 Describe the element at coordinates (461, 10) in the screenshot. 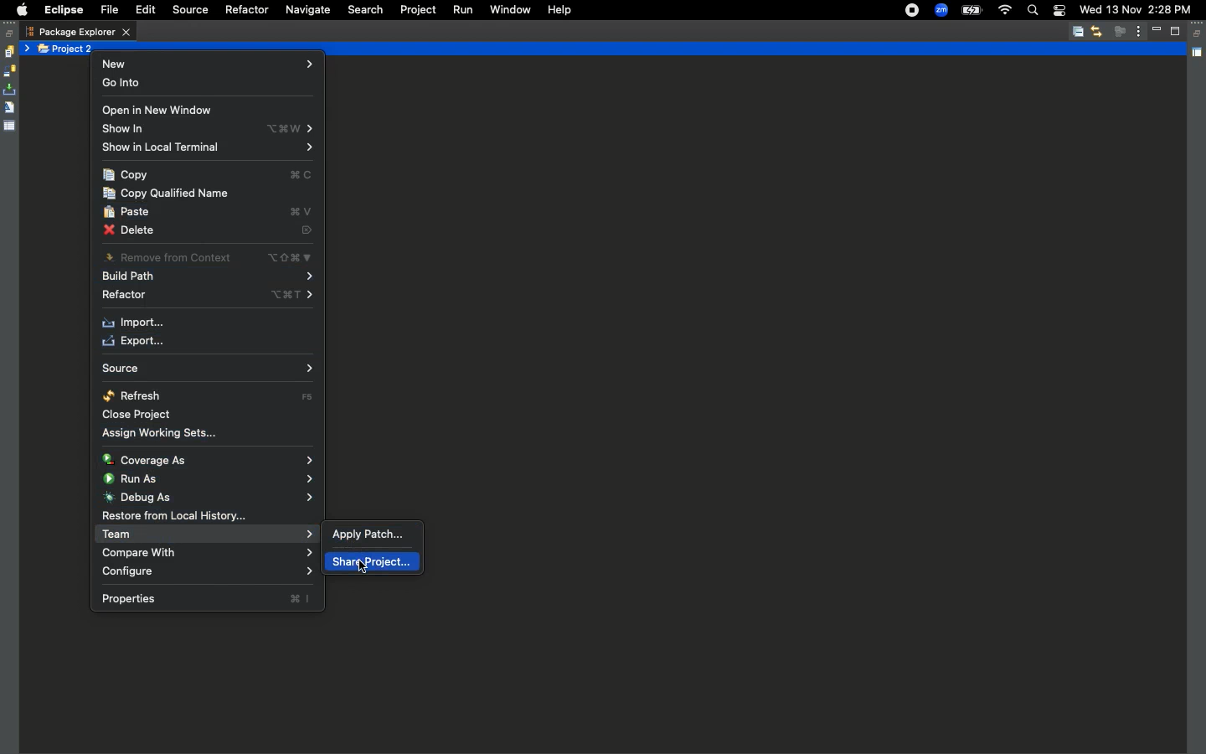

I see `Run` at that location.